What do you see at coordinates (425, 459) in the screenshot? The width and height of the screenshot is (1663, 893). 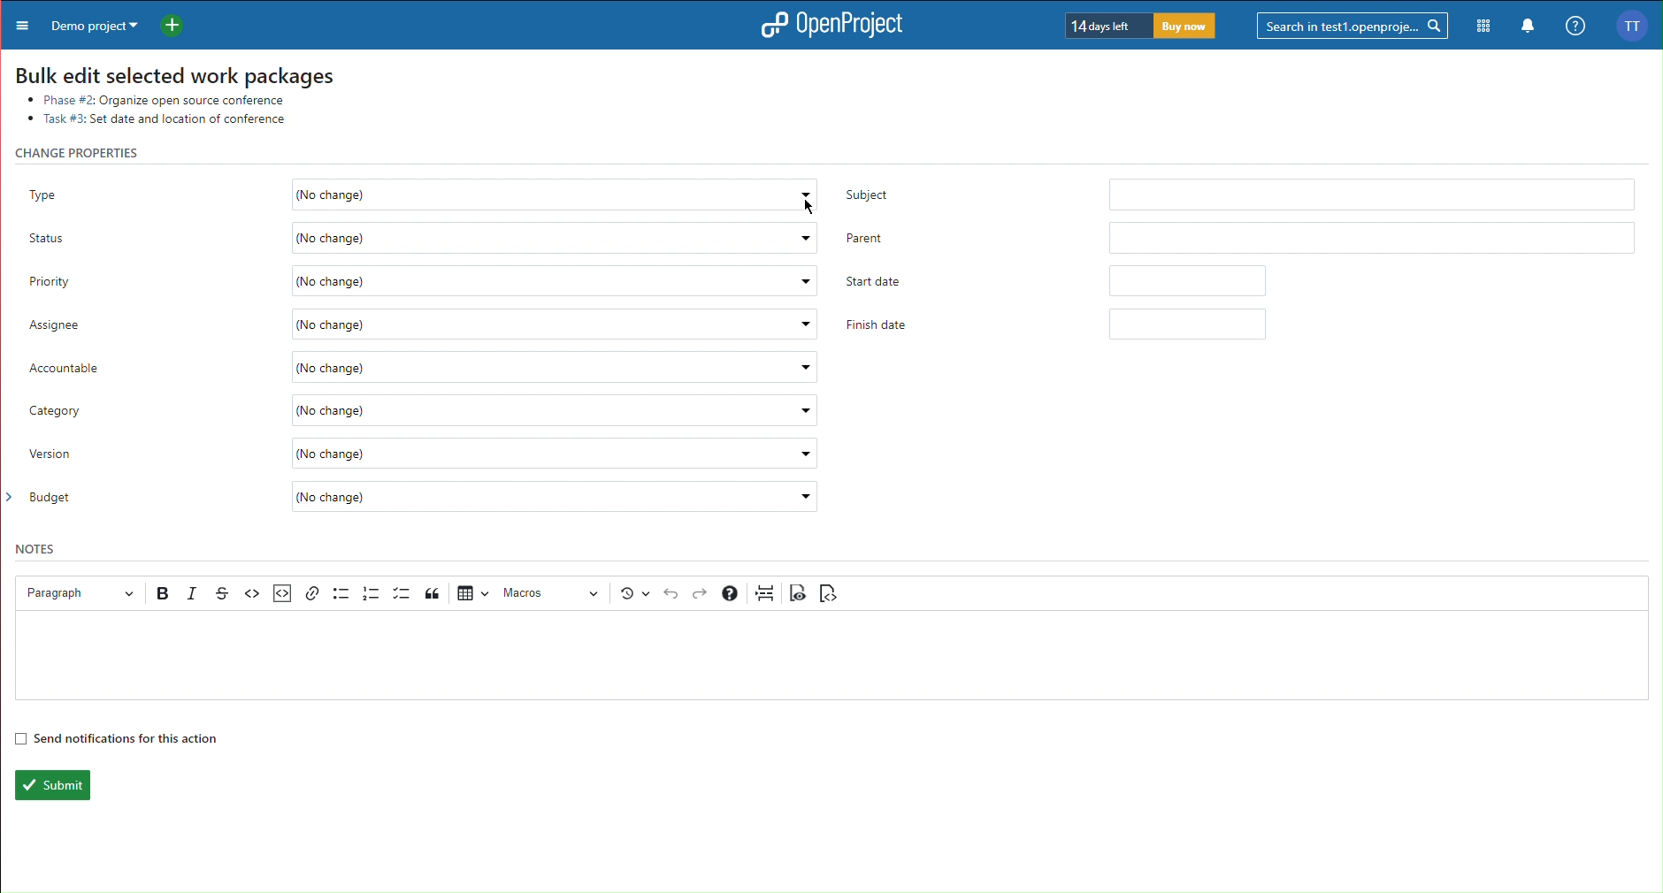 I see `Version` at bounding box center [425, 459].